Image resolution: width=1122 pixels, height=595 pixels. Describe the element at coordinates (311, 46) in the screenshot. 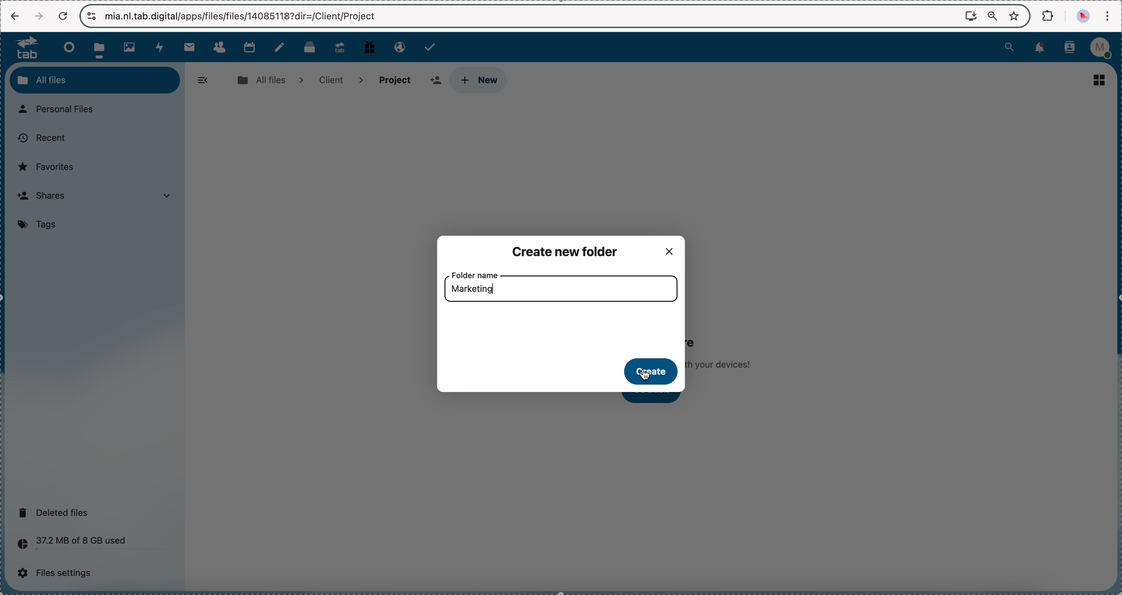

I see `deck` at that location.